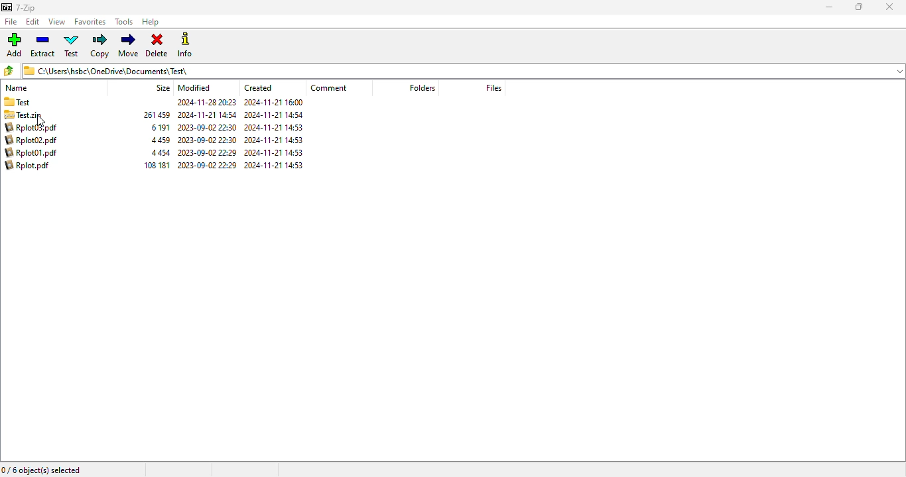  What do you see at coordinates (35, 140) in the screenshot?
I see `Rplot02.pdf 4459 2023-09-02 22:30 2024-11-21 14:53` at bounding box center [35, 140].